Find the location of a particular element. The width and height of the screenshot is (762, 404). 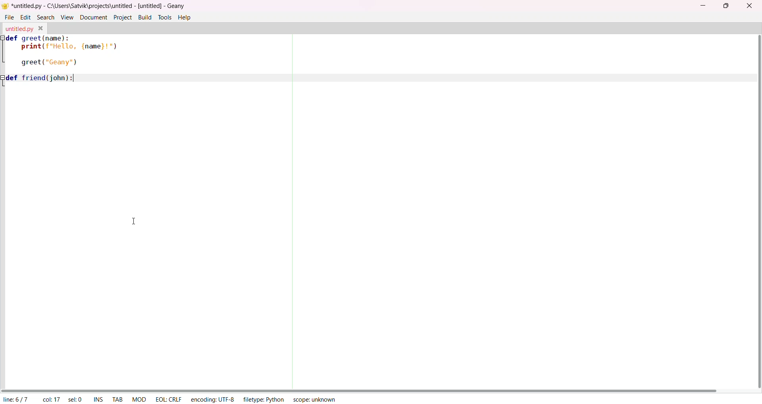

close tab is located at coordinates (40, 27).